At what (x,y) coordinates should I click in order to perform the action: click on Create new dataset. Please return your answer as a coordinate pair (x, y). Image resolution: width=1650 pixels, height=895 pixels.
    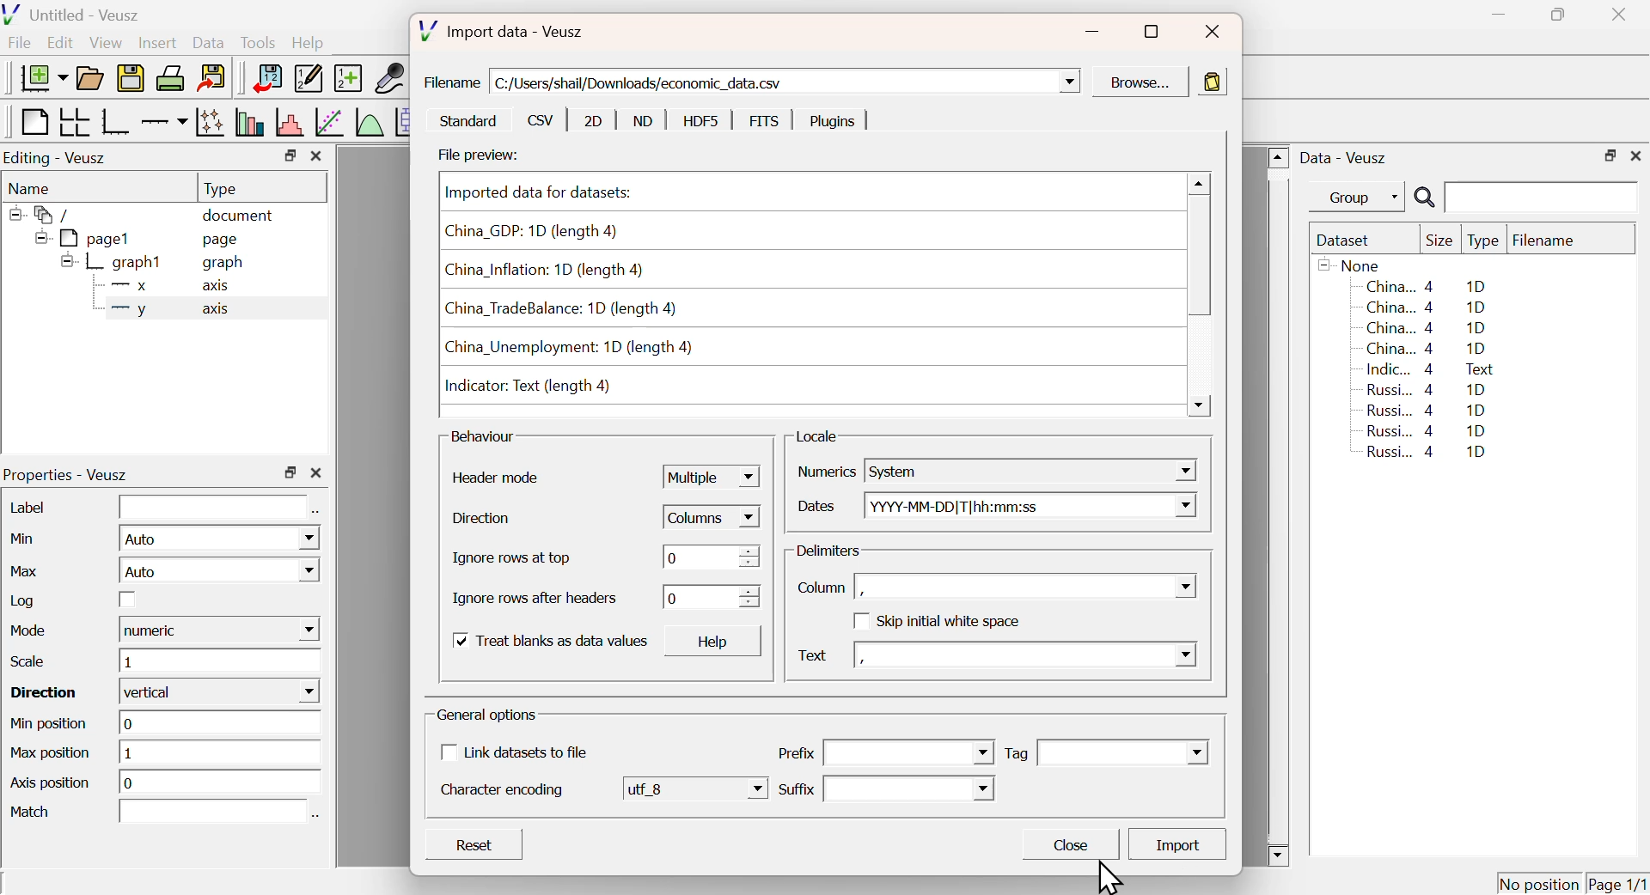
    Looking at the image, I should click on (347, 80).